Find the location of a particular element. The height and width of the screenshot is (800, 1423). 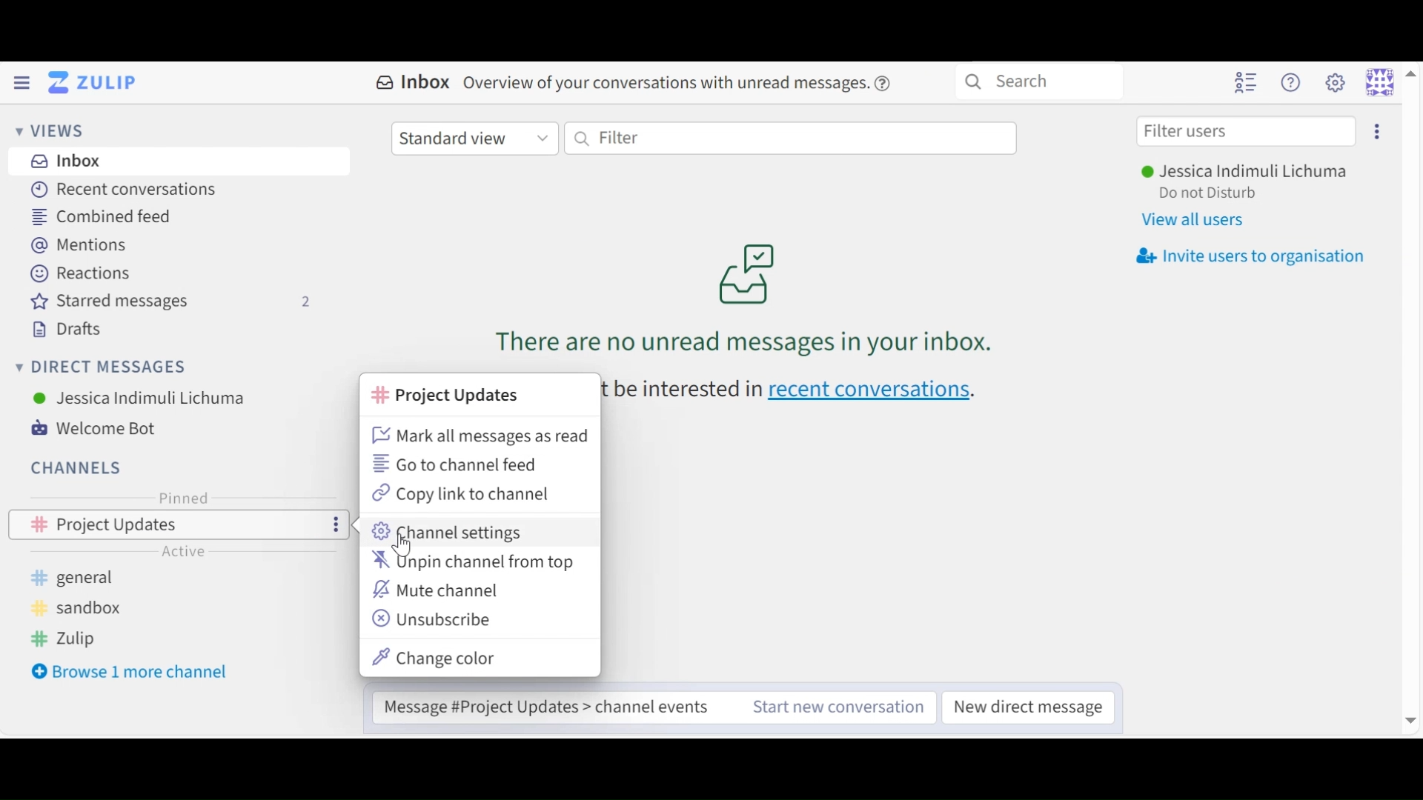

overview of conversations is located at coordinates (681, 83).